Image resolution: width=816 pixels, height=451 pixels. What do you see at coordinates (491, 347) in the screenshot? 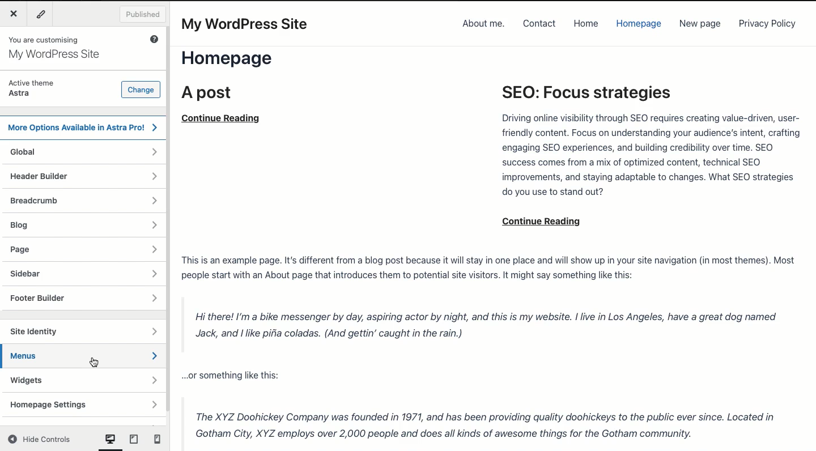
I see `Post content` at bounding box center [491, 347].